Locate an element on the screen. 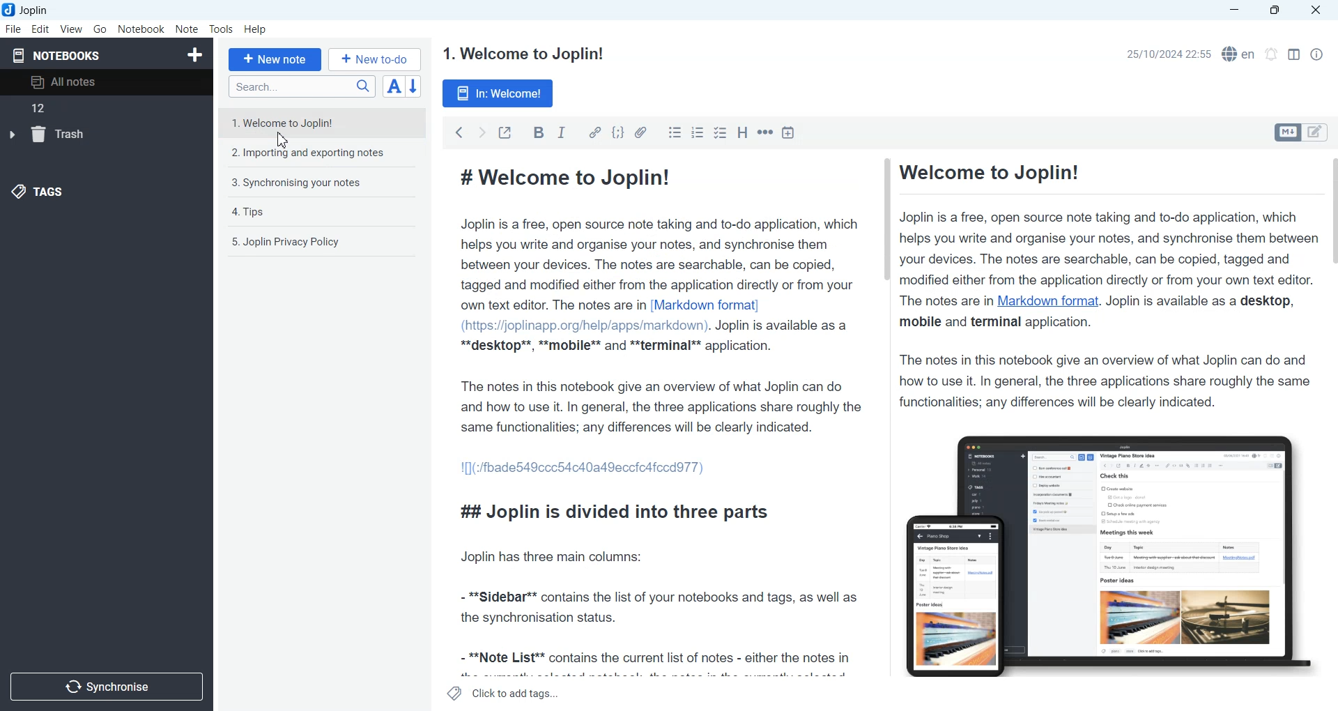 Image resolution: width=1338 pixels, height=711 pixels. Search bar is located at coordinates (302, 86).